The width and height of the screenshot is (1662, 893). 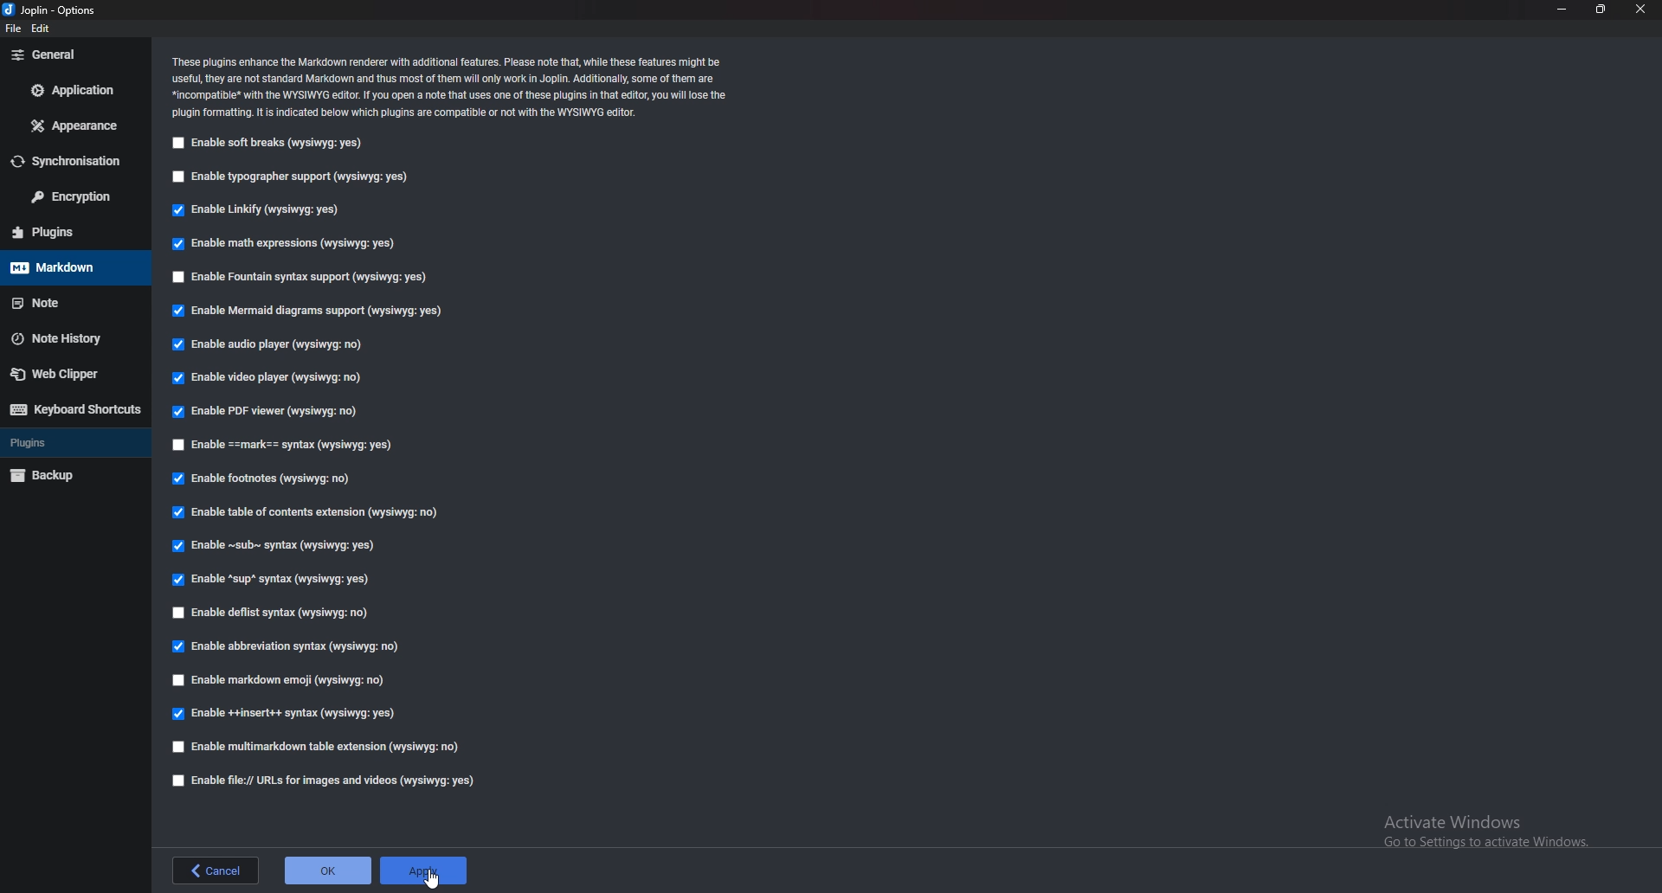 I want to click on Enable linkify, so click(x=260, y=211).